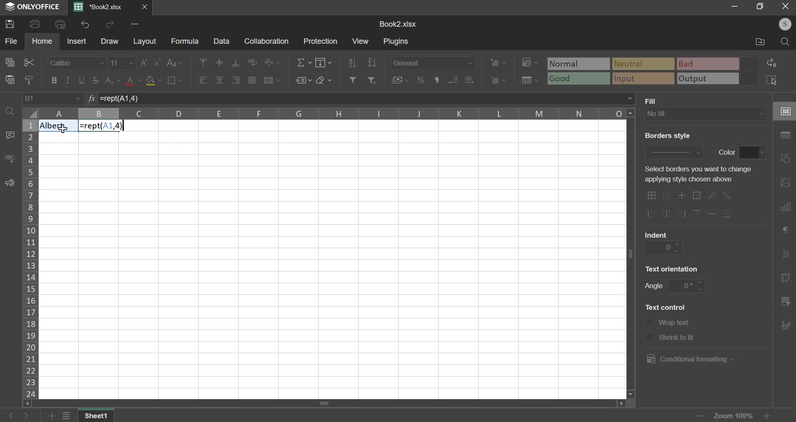 Image resolution: width=796 pixels, height=422 pixels. Describe the element at coordinates (151, 63) in the screenshot. I see `font size increase/decrease` at that location.